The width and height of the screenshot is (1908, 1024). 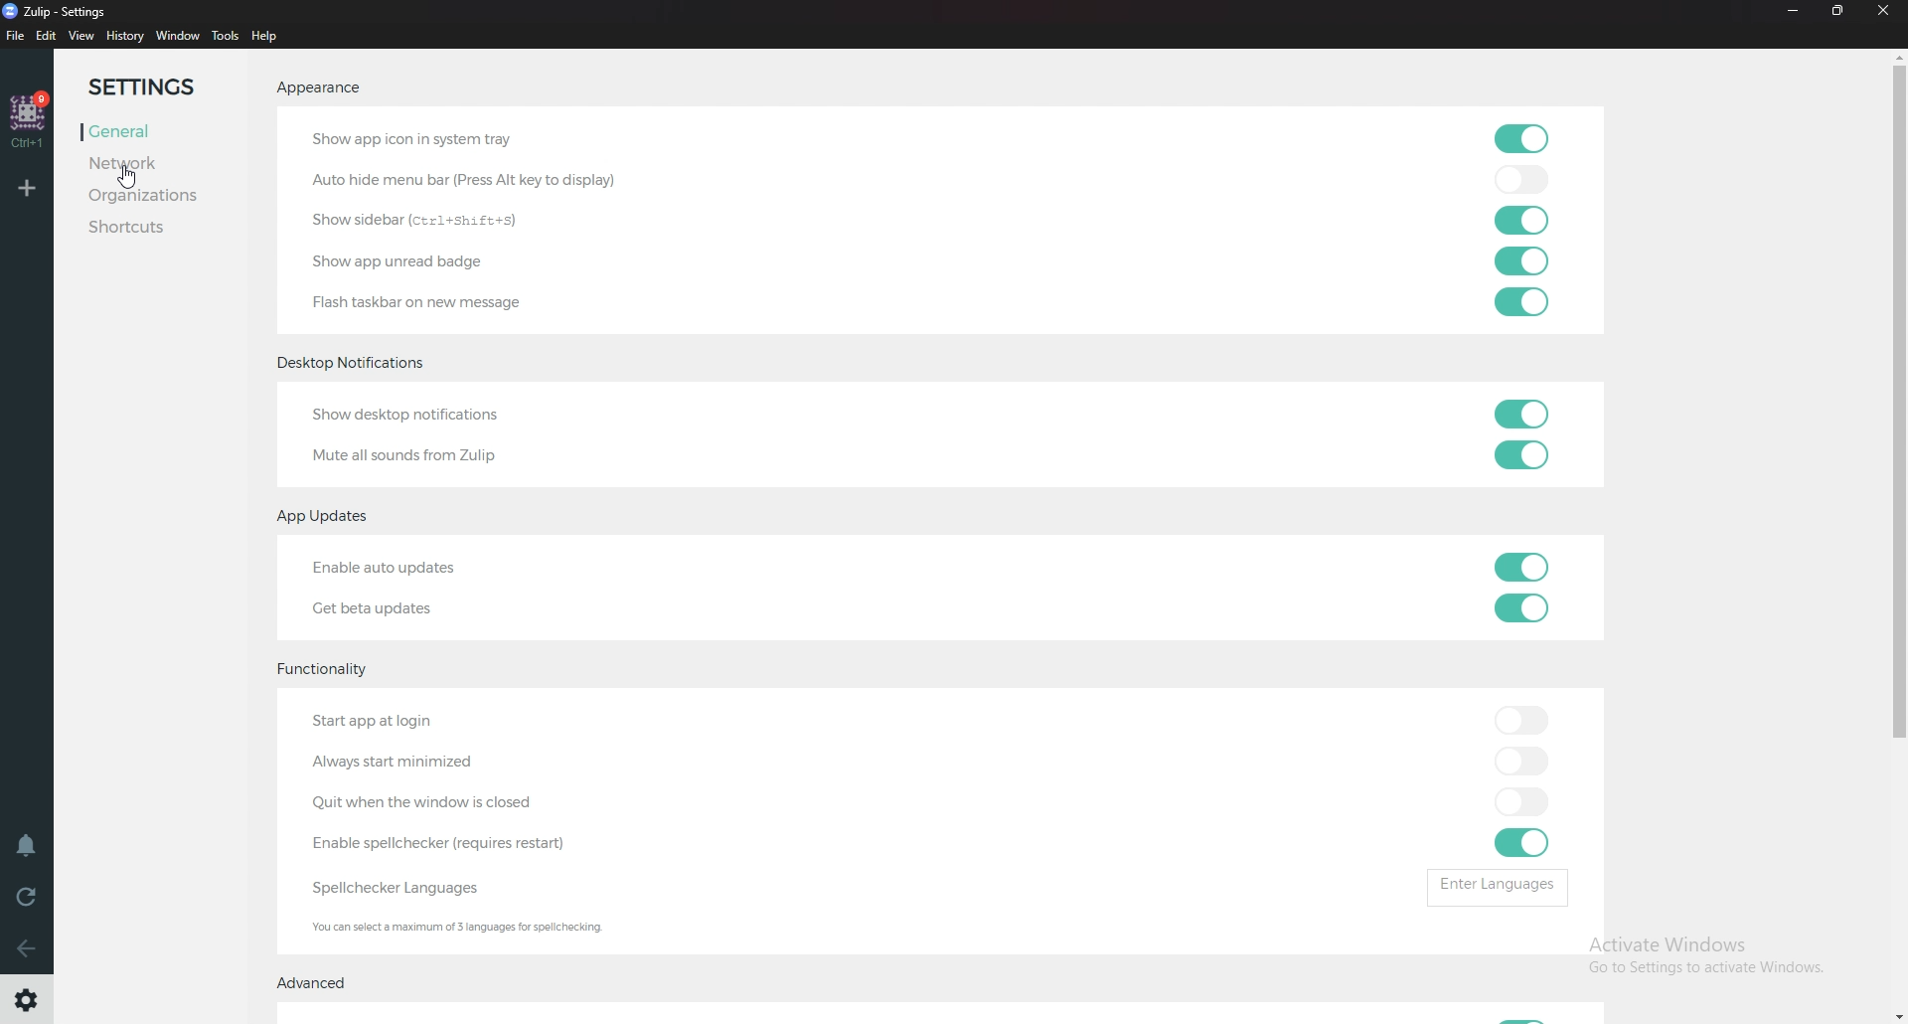 I want to click on advanced, so click(x=322, y=983).